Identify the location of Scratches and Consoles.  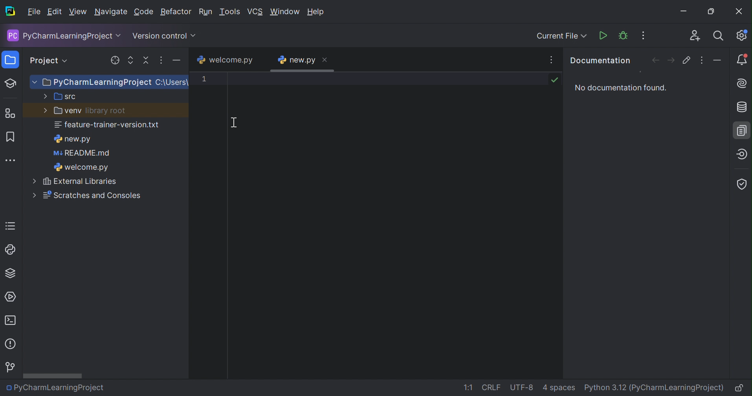
(84, 195).